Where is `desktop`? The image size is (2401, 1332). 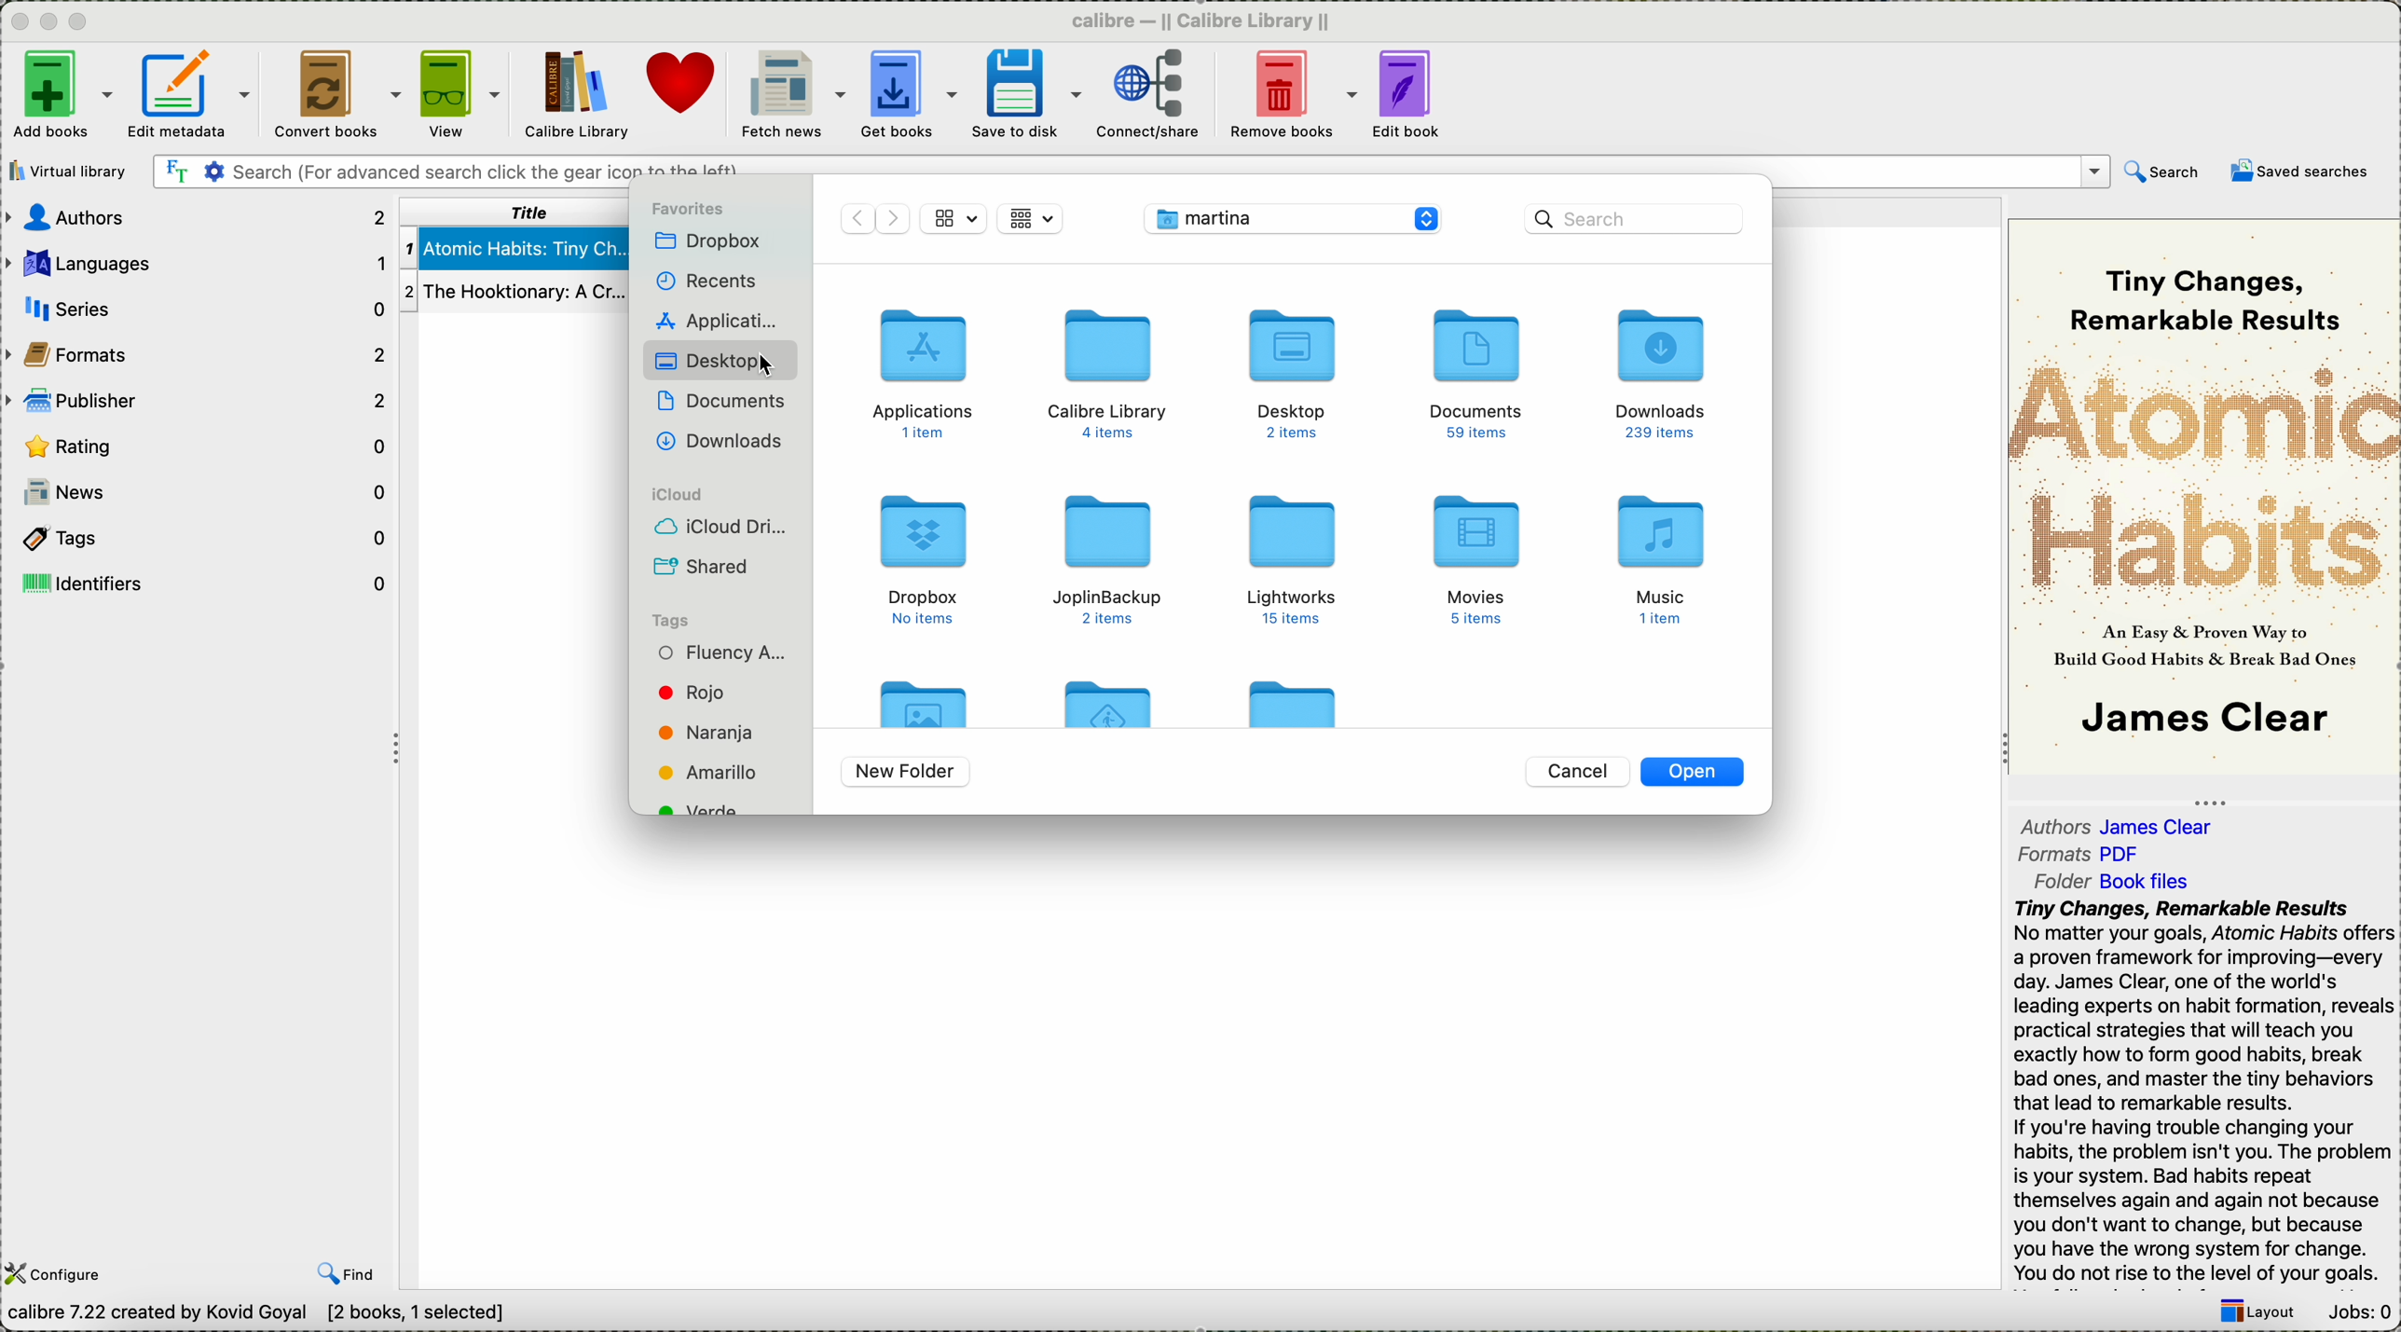 desktop is located at coordinates (1287, 371).